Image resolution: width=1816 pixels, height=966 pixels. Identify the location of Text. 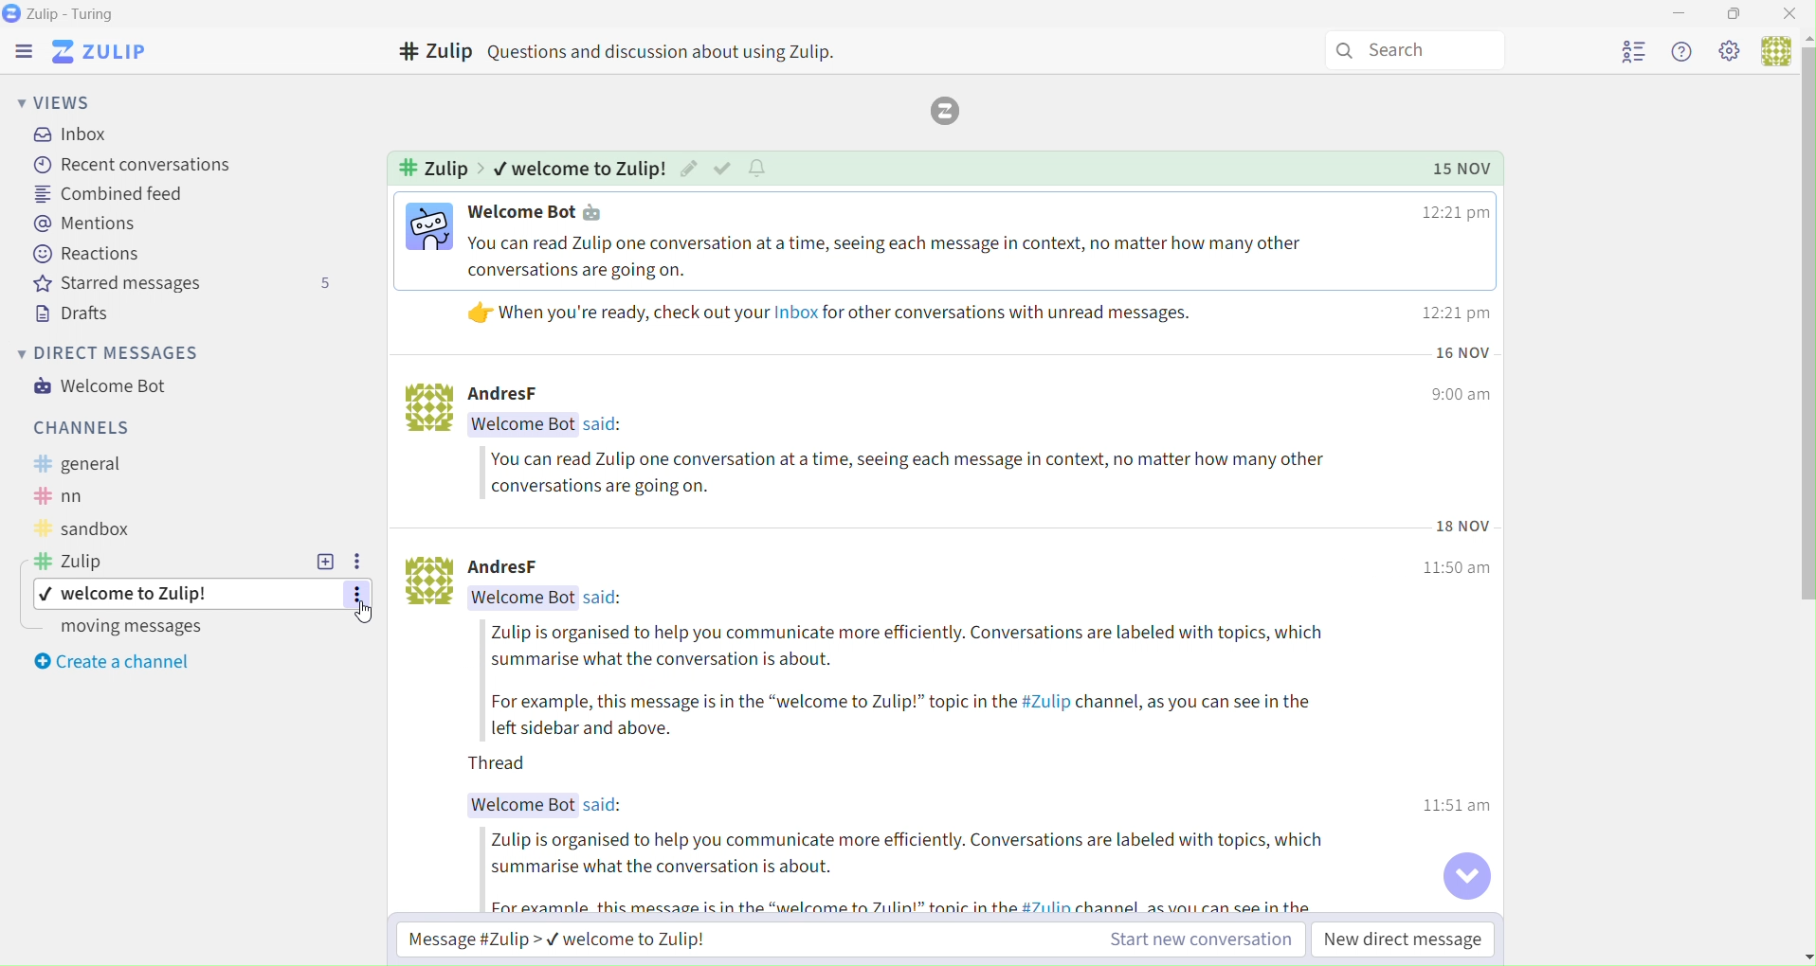
(432, 168).